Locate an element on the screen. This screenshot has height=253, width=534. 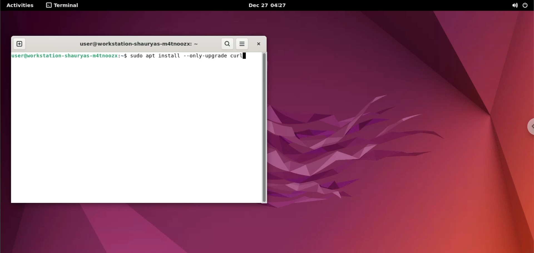
scrollbar is located at coordinates (264, 127).